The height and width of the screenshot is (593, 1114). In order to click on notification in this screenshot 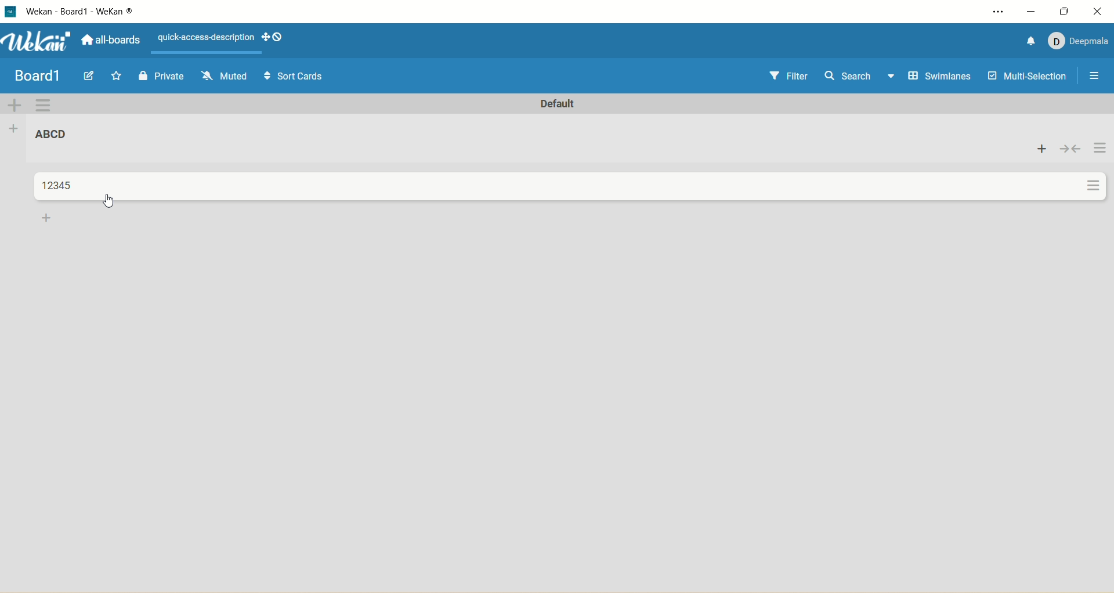, I will do `click(1026, 40)`.